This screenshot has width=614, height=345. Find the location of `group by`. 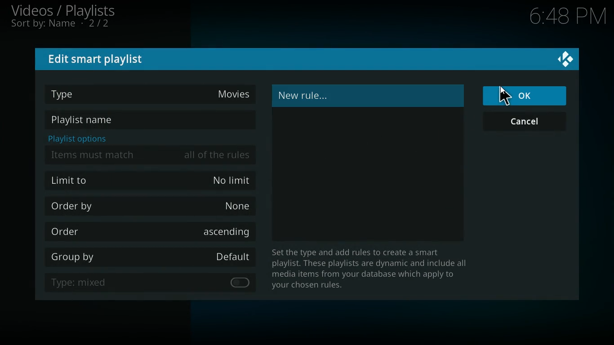

group by is located at coordinates (149, 258).